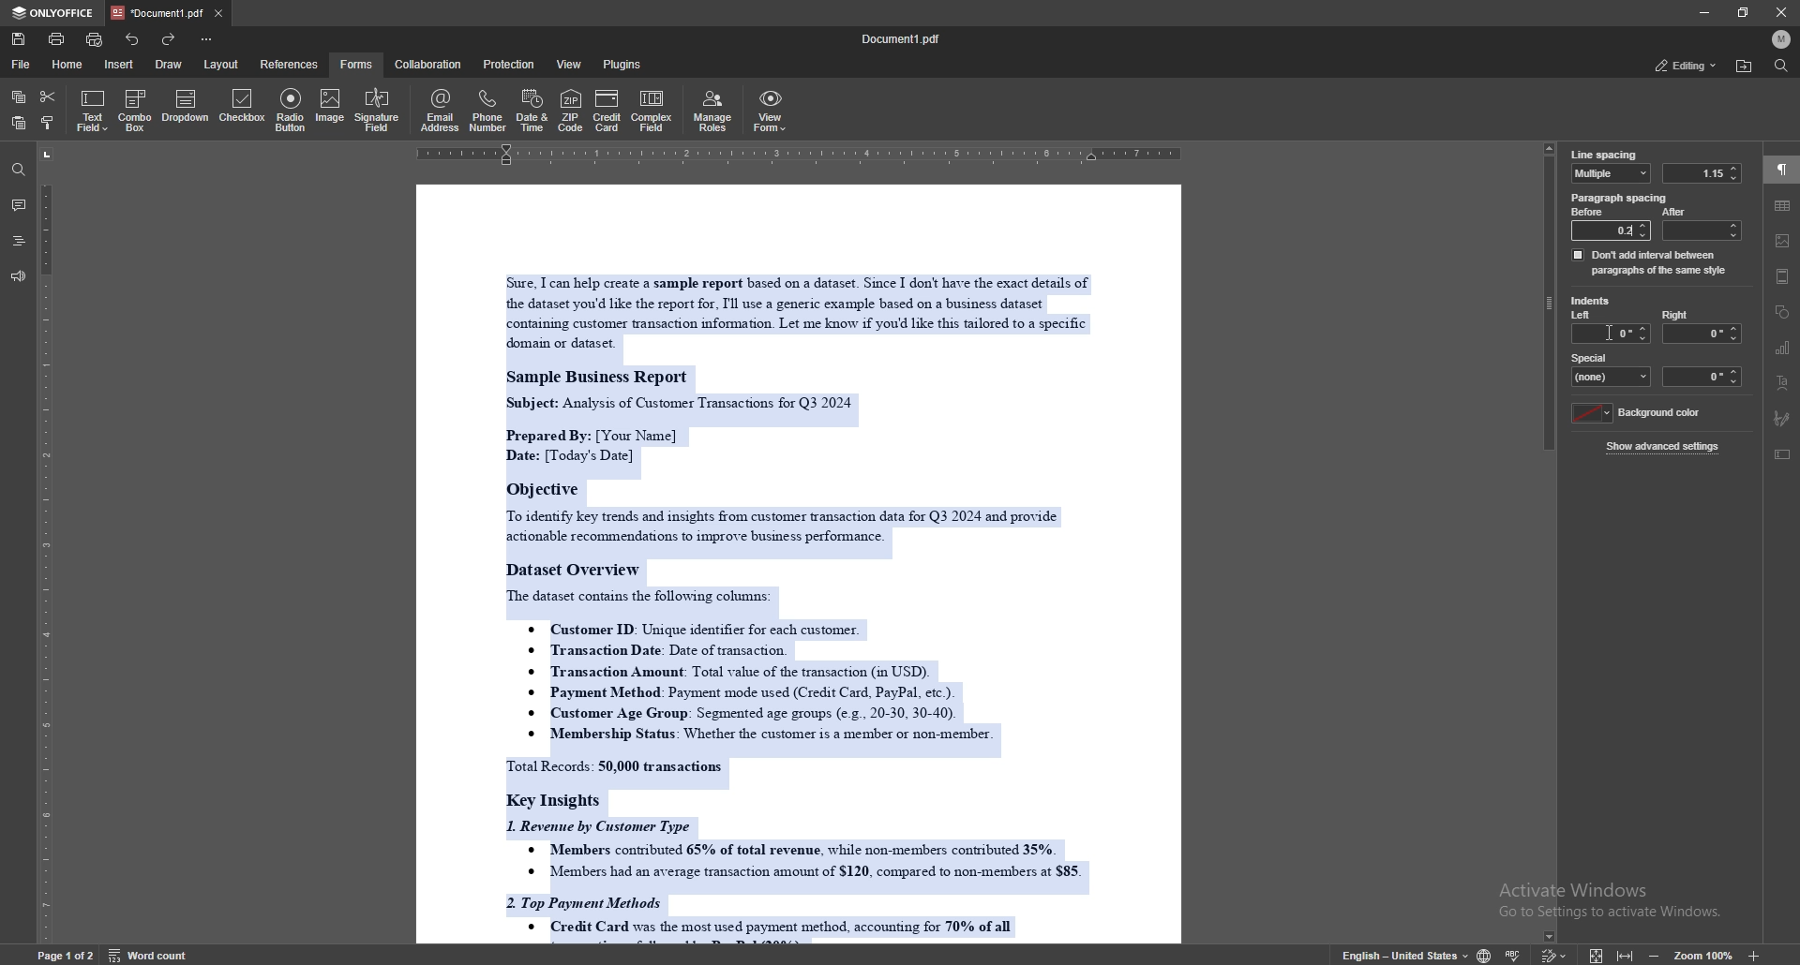 The image size is (1800, 965). Describe the element at coordinates (1405, 954) in the screenshot. I see `change text language` at that location.